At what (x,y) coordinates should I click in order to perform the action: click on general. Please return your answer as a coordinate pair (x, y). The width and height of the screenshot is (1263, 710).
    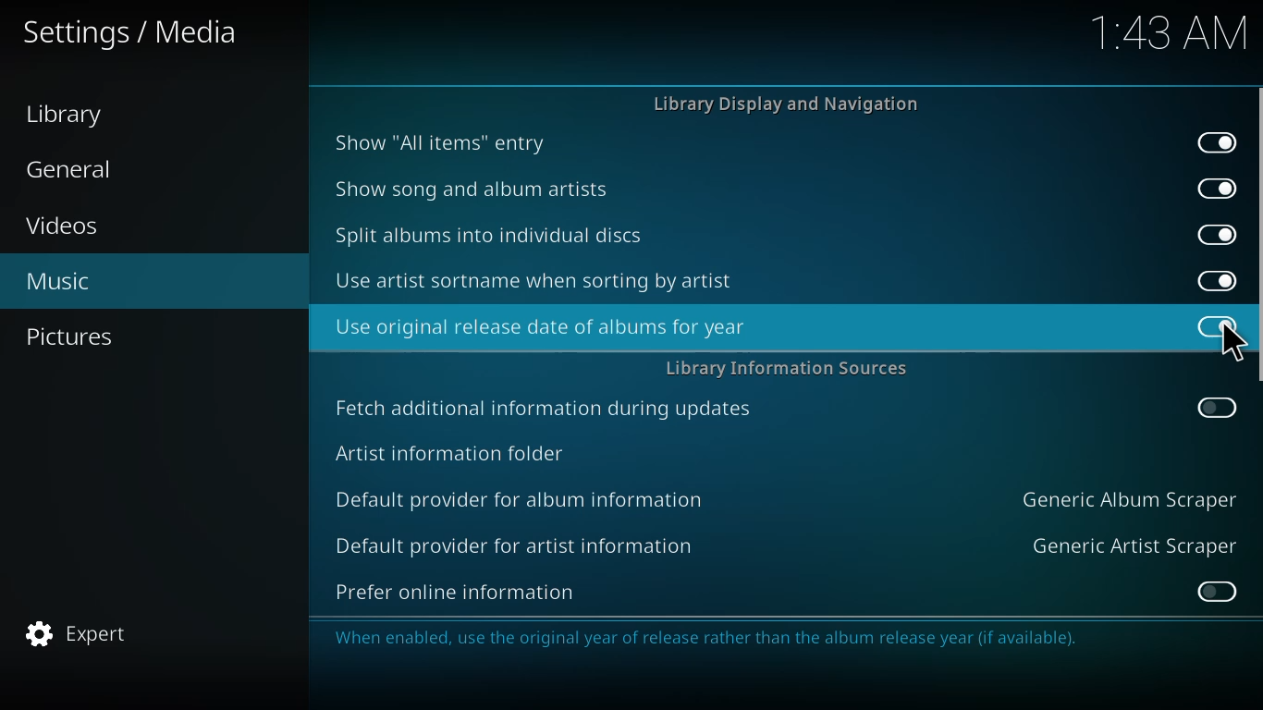
    Looking at the image, I should click on (79, 168).